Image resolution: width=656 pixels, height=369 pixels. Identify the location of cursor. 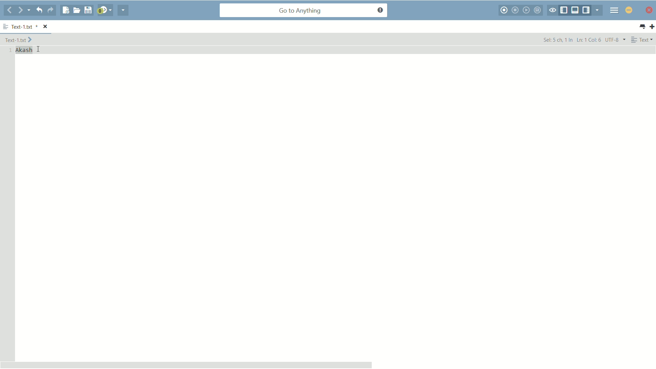
(38, 49).